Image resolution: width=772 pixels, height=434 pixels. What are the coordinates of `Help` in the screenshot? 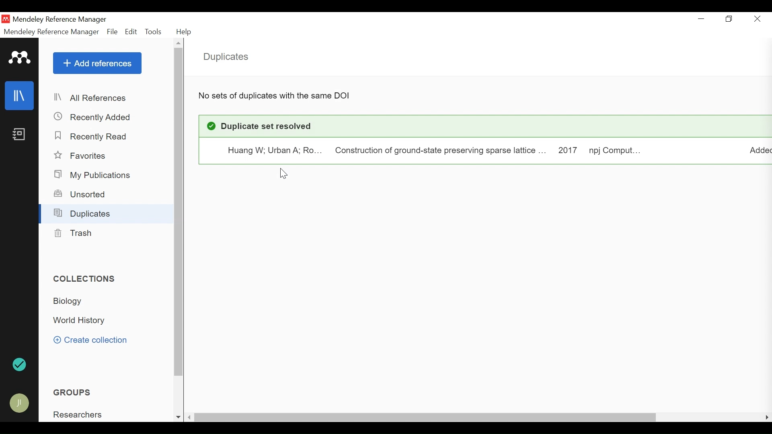 It's located at (185, 32).